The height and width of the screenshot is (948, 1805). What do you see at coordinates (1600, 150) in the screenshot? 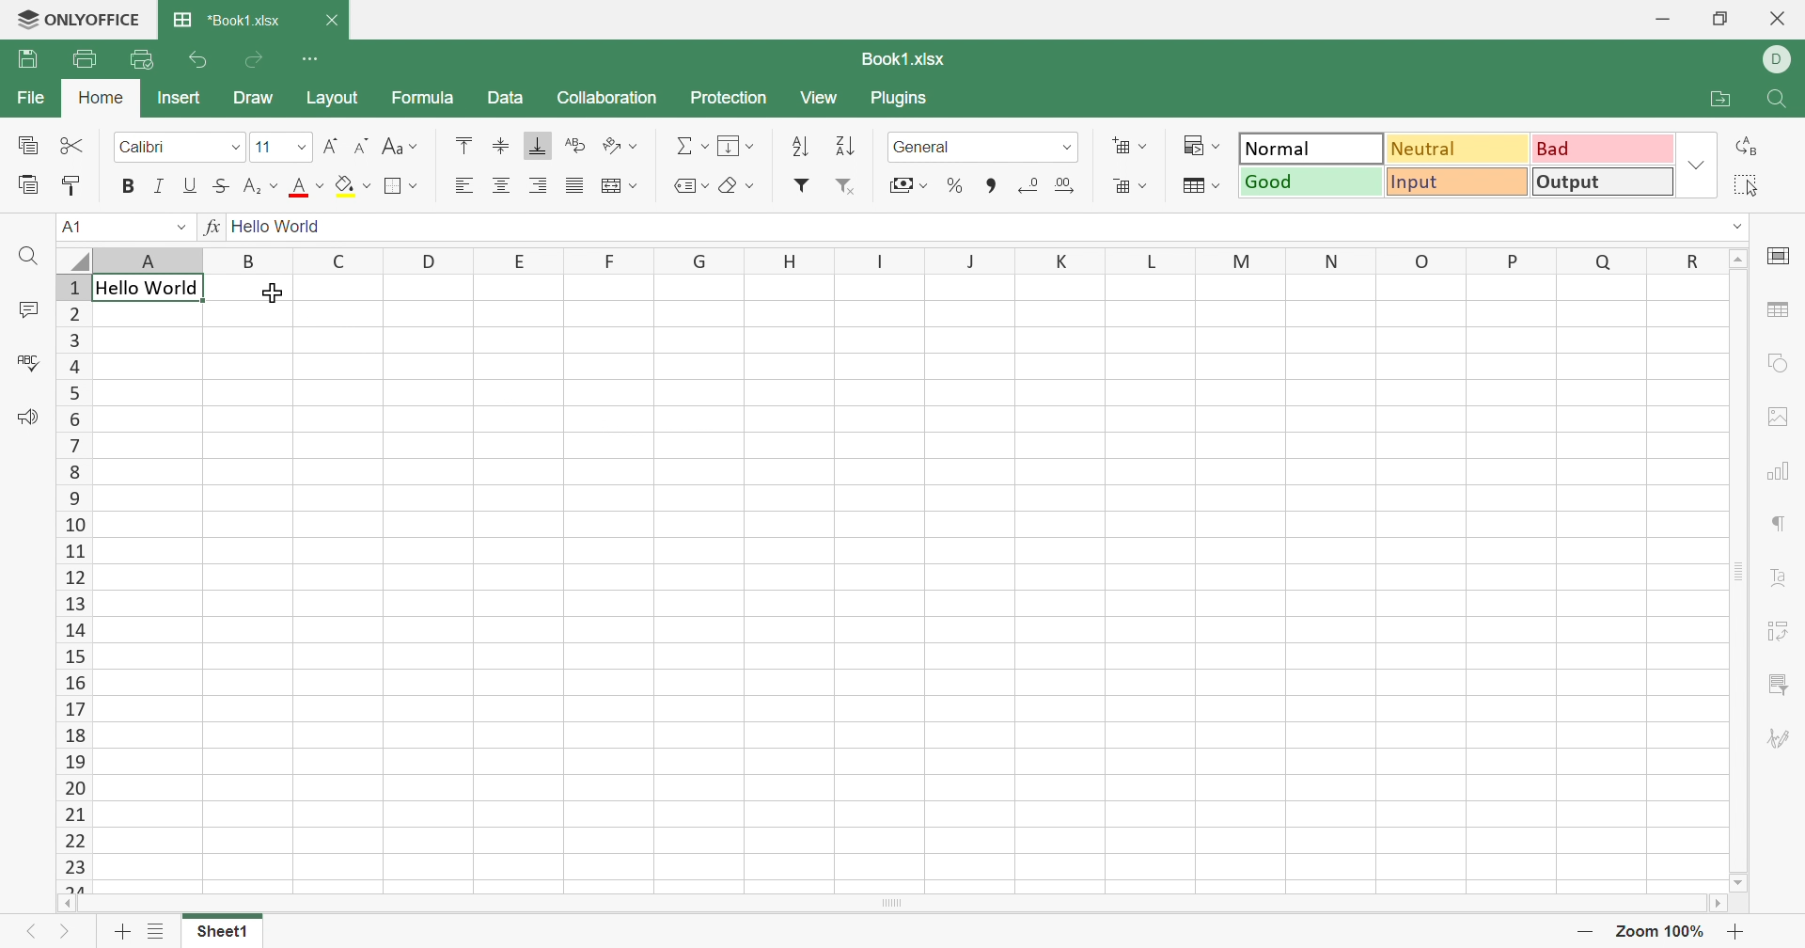
I see `Bad` at bounding box center [1600, 150].